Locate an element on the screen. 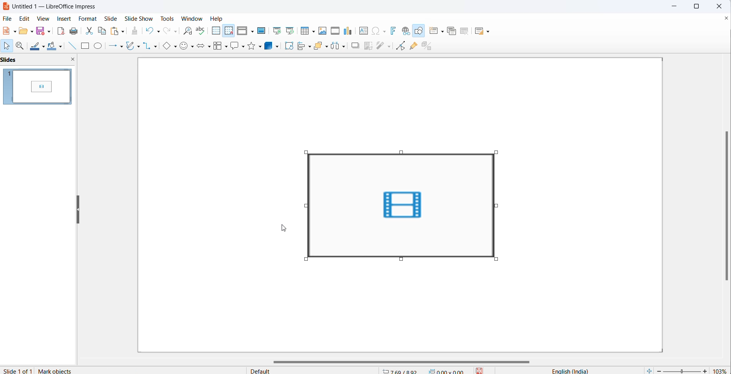 Image resolution: width=731 pixels, height=374 pixels. ellipse is located at coordinates (99, 46).